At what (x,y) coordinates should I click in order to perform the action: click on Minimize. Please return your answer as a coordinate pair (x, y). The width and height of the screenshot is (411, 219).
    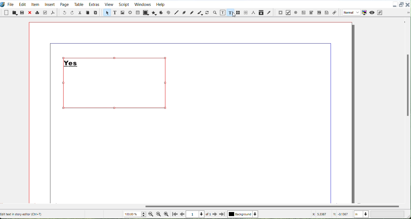
    Looking at the image, I should click on (395, 4).